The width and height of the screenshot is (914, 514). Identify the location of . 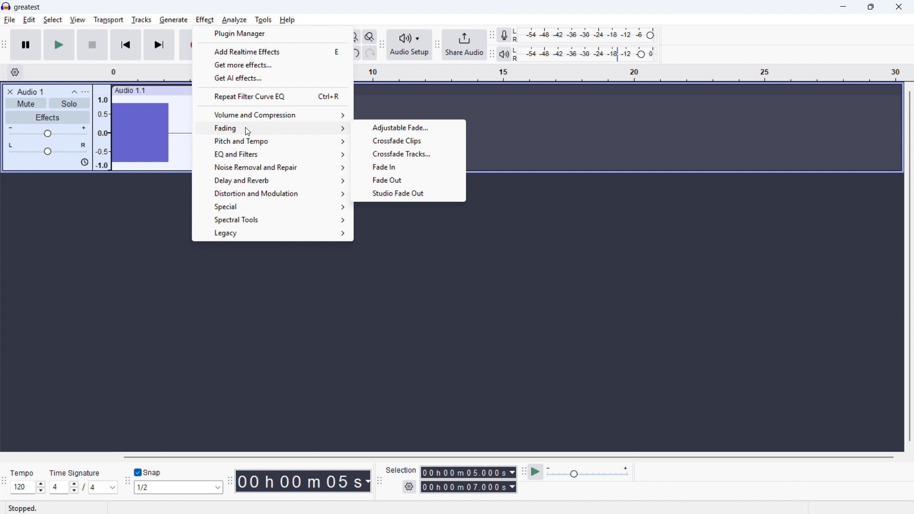
(204, 456).